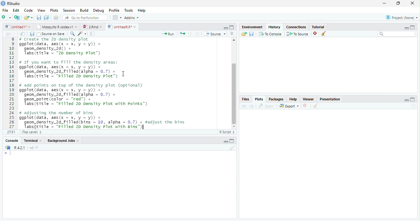 The image size is (420, 221). Describe the element at coordinates (16, 10) in the screenshot. I see `Edit` at that location.